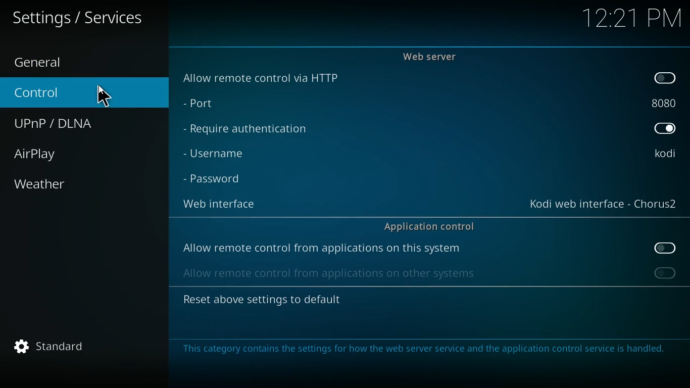 The image size is (690, 388). Describe the element at coordinates (199, 103) in the screenshot. I see `port` at that location.